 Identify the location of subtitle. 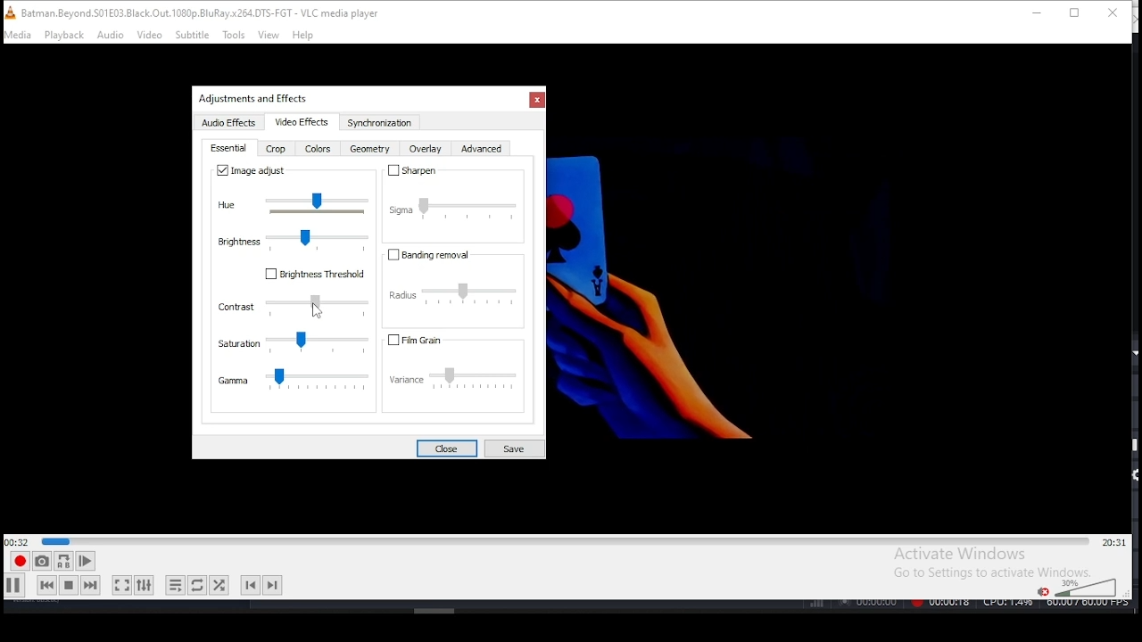
(193, 36).